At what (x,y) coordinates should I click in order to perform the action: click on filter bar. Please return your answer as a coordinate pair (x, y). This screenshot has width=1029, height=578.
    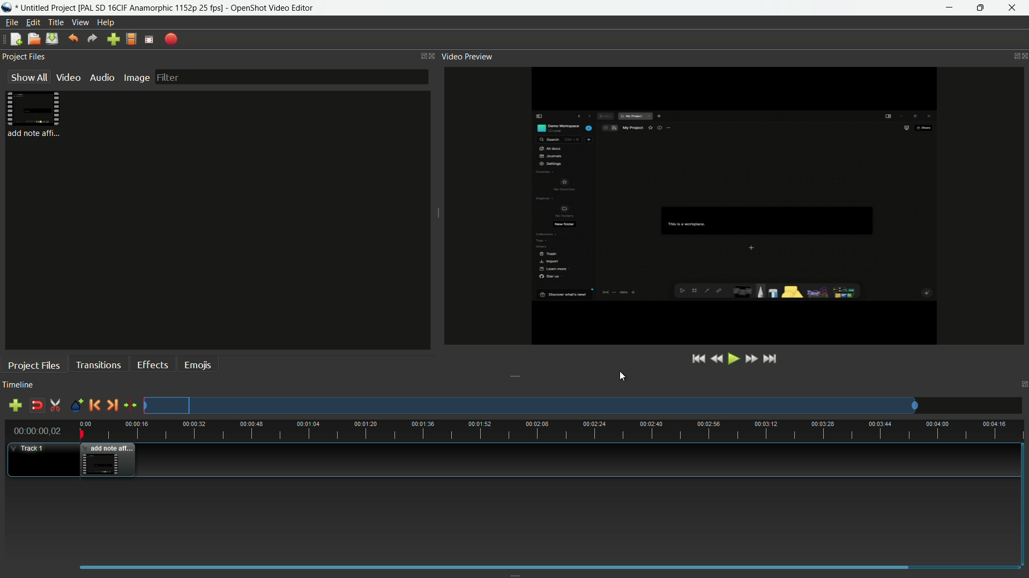
    Looking at the image, I should click on (291, 76).